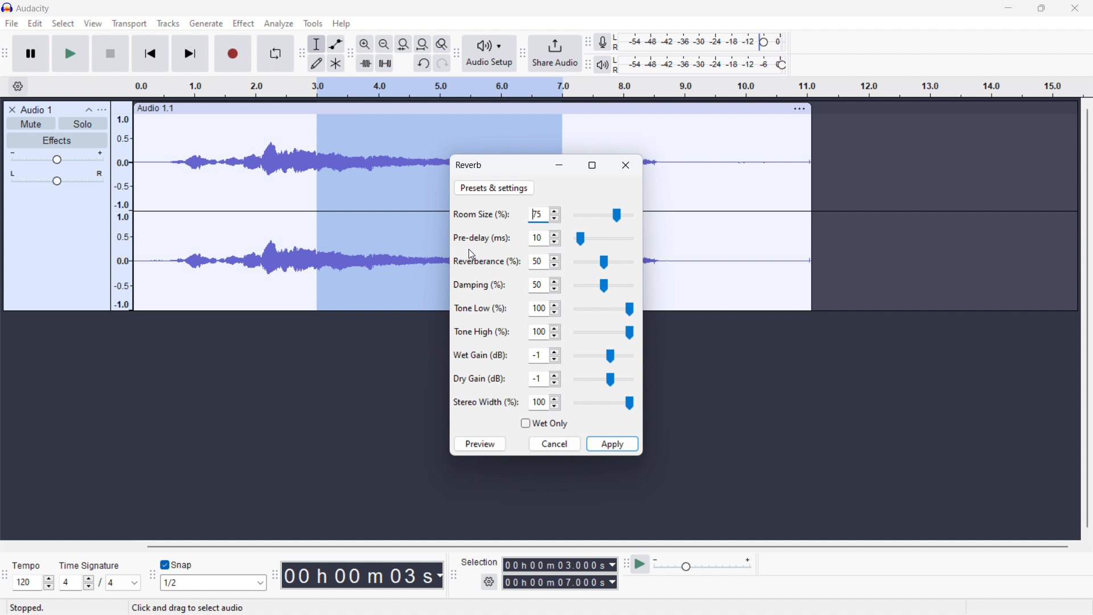 The height and width of the screenshot is (615, 1093). Describe the element at coordinates (232, 54) in the screenshot. I see `record` at that location.